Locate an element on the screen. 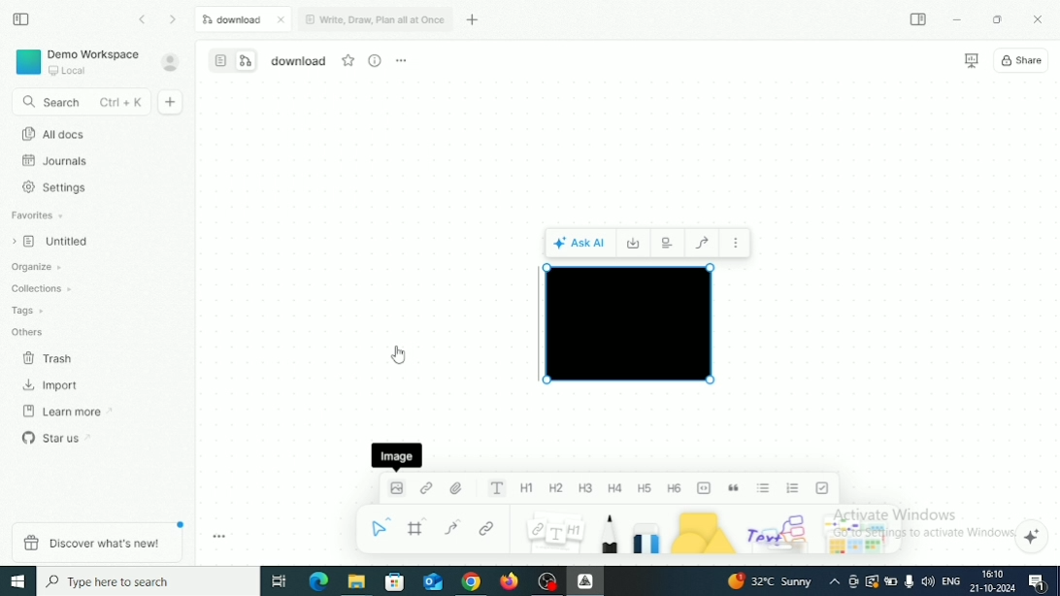 The width and height of the screenshot is (1060, 596). Temperature is located at coordinates (770, 580).